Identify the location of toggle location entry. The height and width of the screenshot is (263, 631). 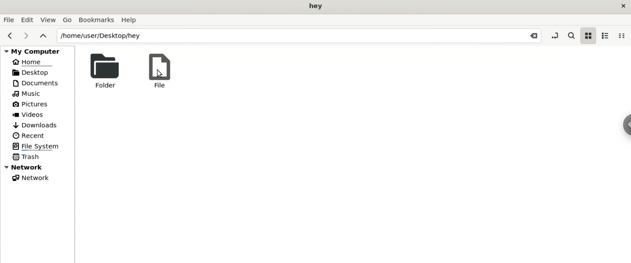
(556, 35).